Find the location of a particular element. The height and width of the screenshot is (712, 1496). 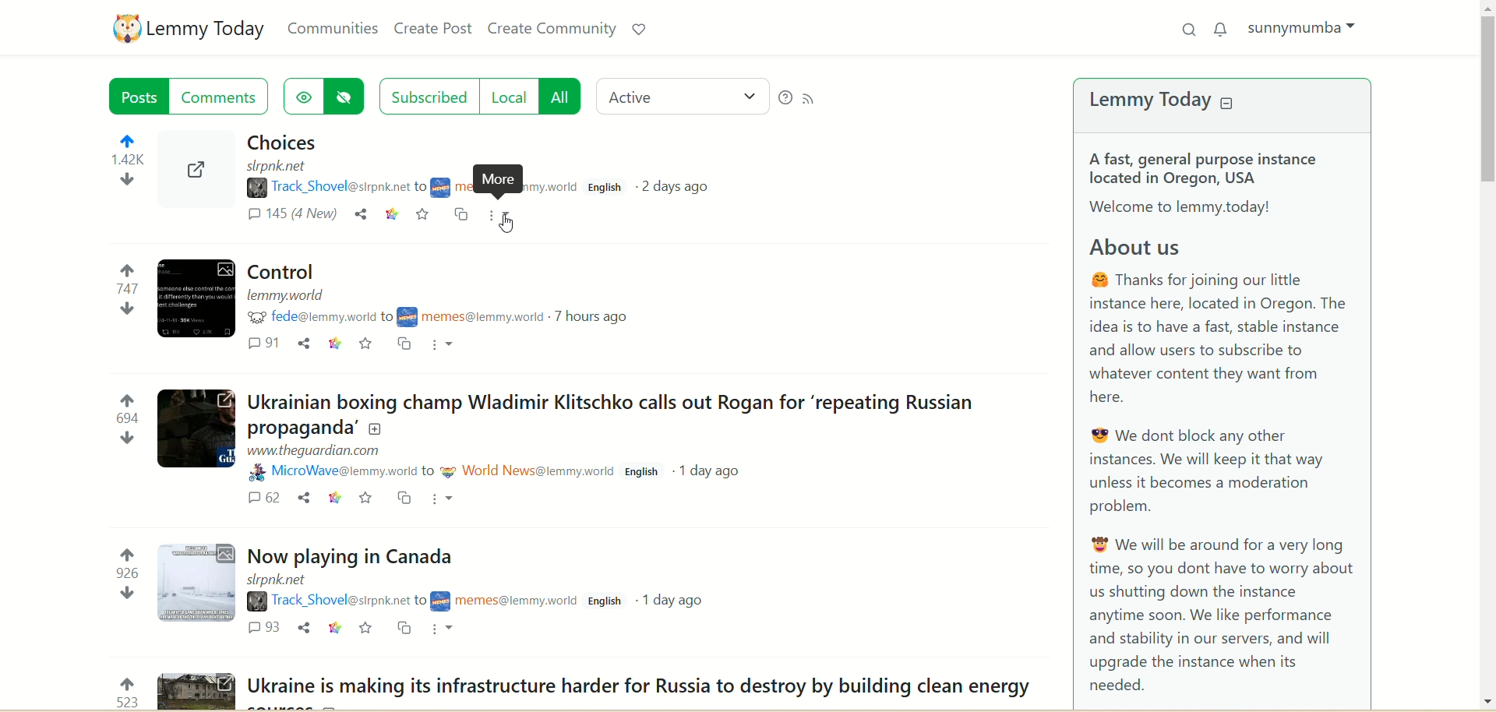

votes up and down is located at coordinates (114, 692).